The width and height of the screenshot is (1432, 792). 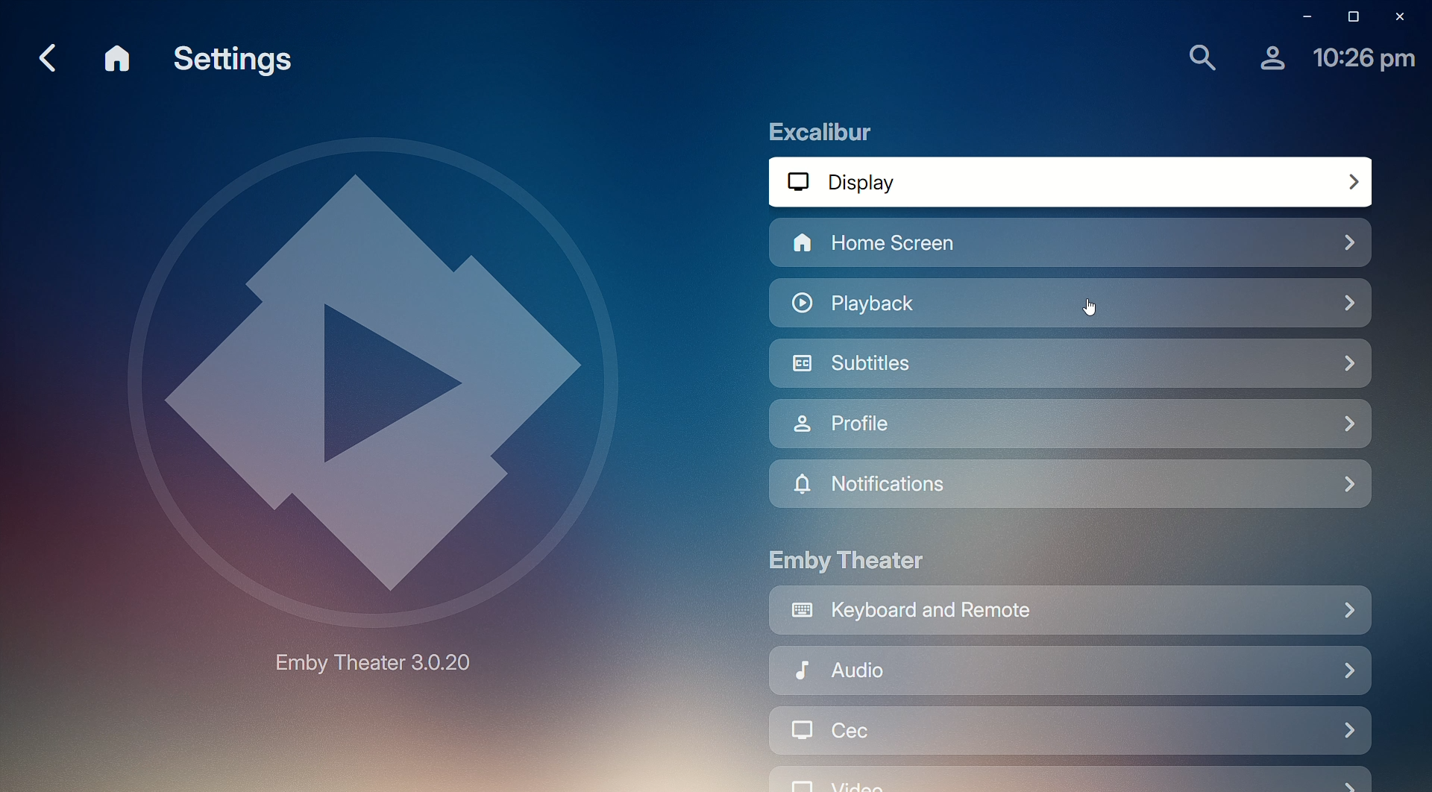 What do you see at coordinates (1072, 368) in the screenshot?
I see `Subtitles` at bounding box center [1072, 368].